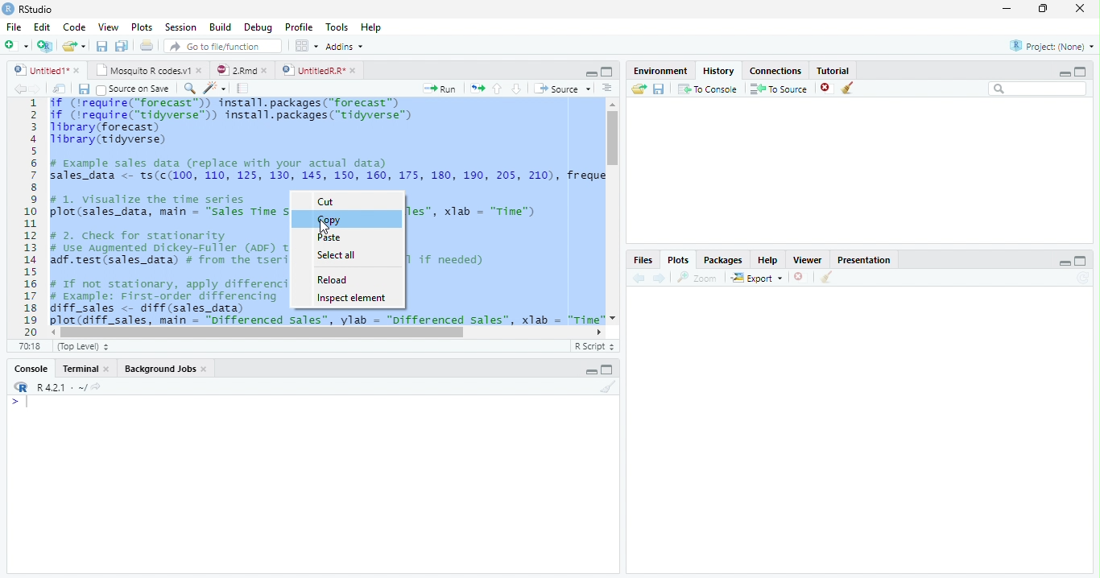  Describe the element at coordinates (339, 256) in the screenshot. I see `Select all` at that location.